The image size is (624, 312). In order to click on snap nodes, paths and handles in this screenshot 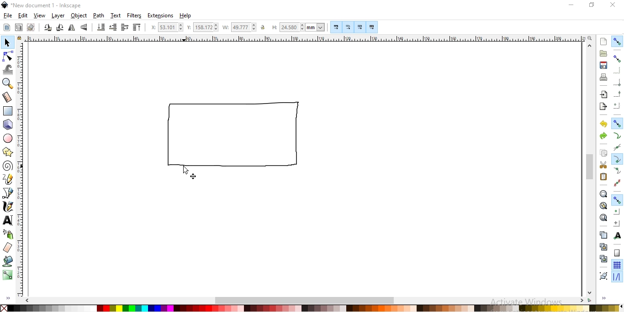, I will do `click(617, 124)`.